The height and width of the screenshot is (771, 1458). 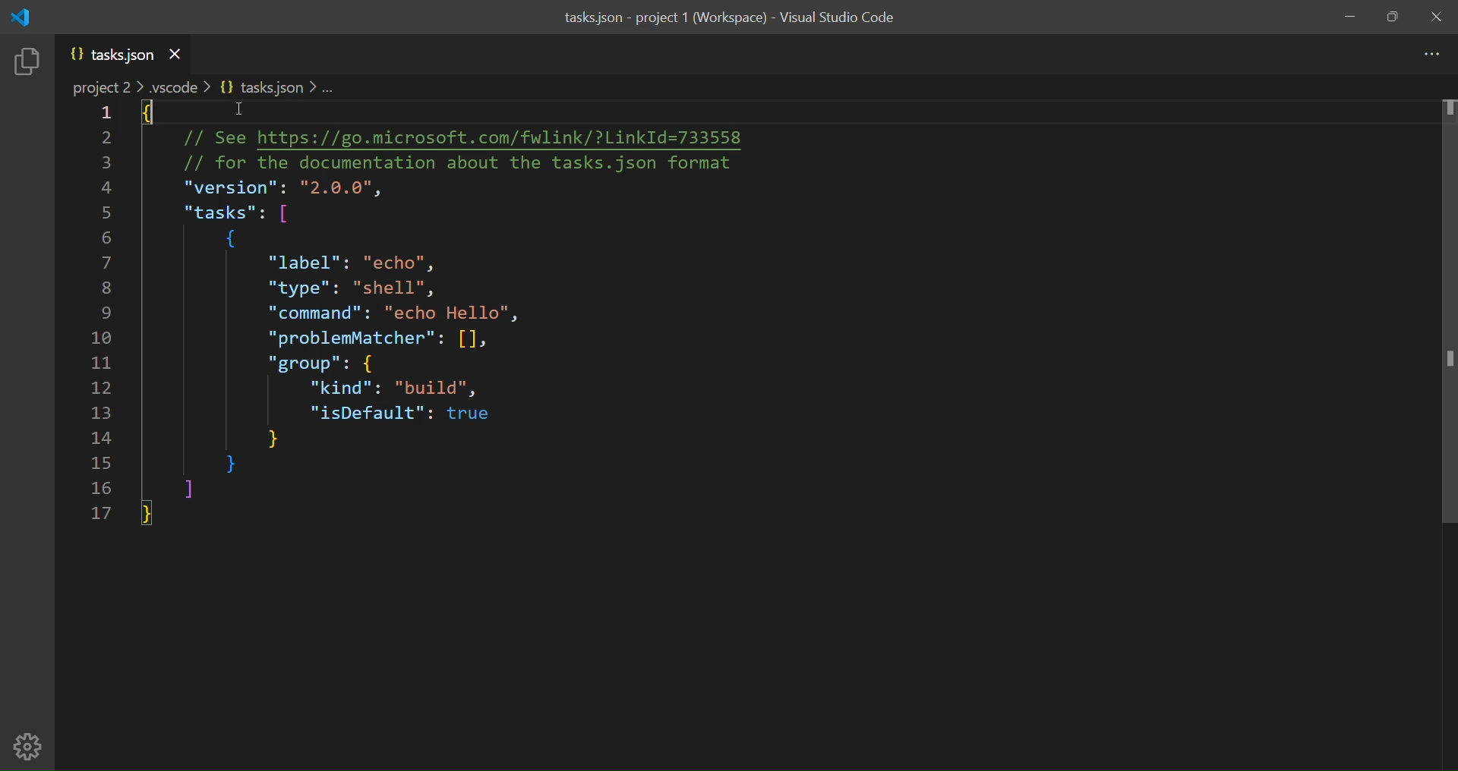 I want to click on logo, so click(x=23, y=17).